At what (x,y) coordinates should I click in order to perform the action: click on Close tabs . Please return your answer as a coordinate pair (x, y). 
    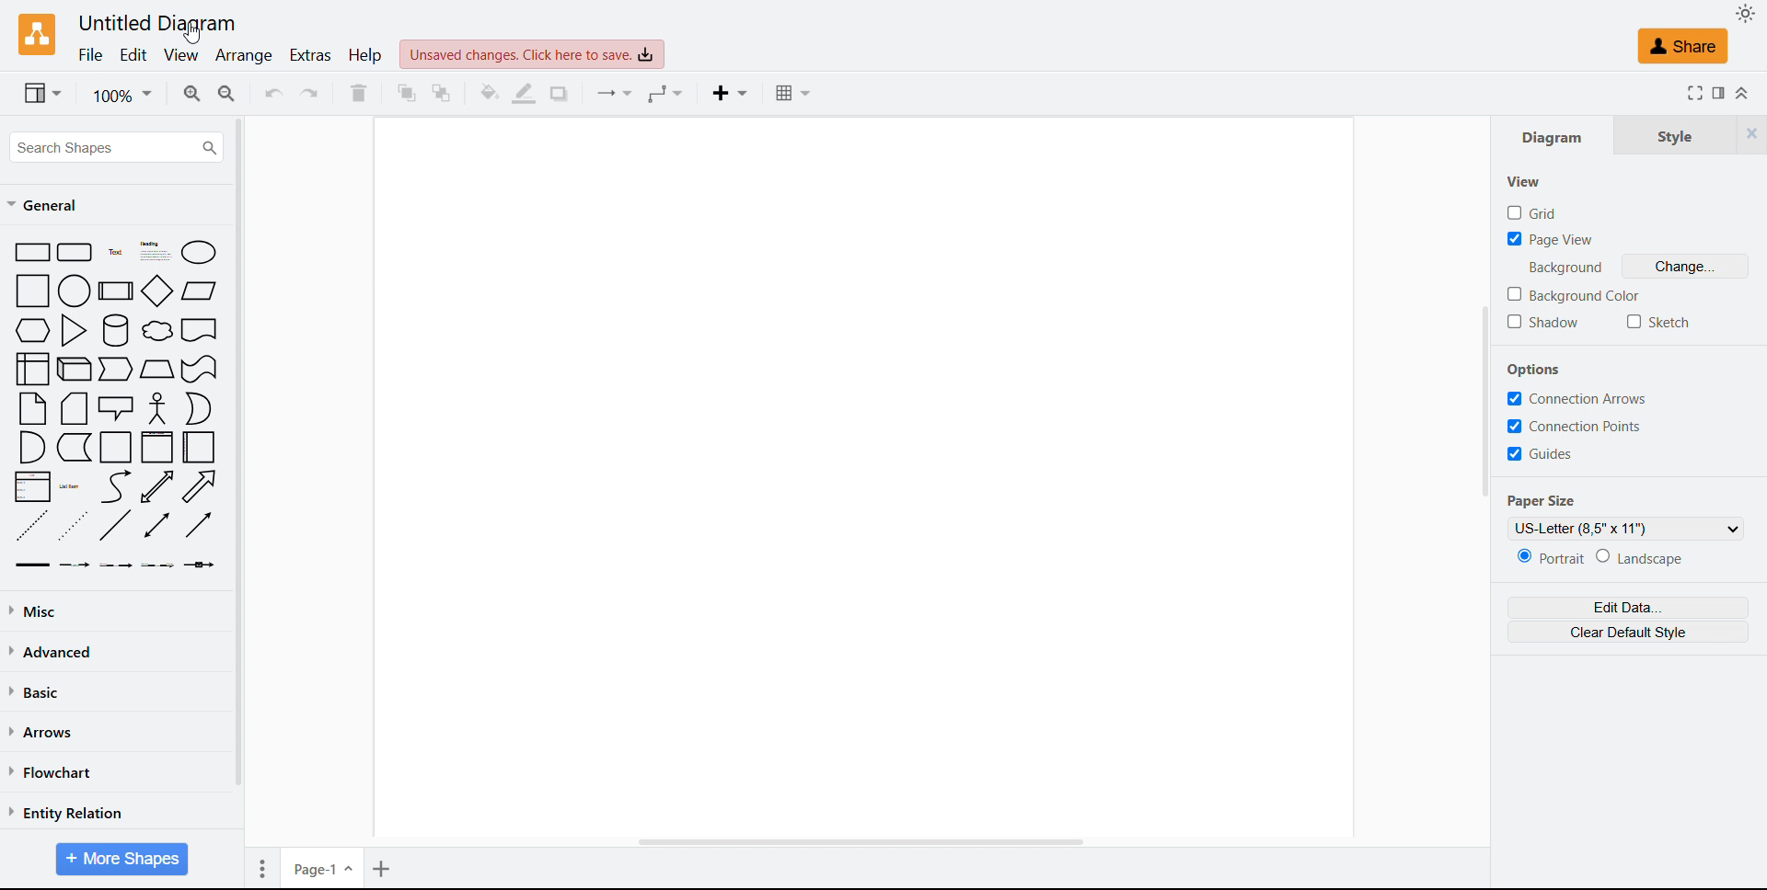
    Looking at the image, I should click on (1754, 133).